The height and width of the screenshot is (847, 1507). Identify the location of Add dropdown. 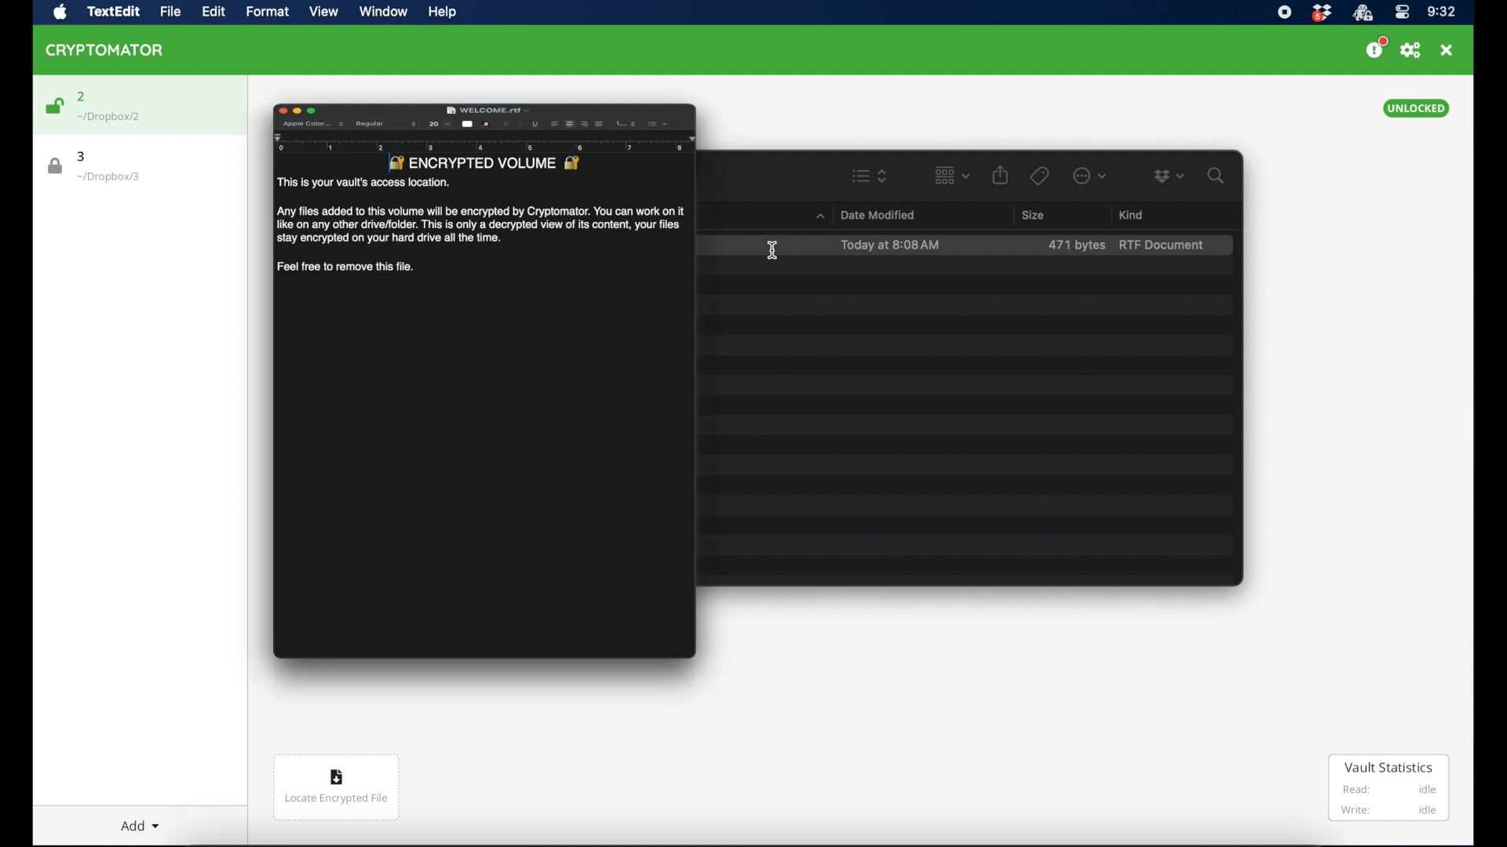
(145, 824).